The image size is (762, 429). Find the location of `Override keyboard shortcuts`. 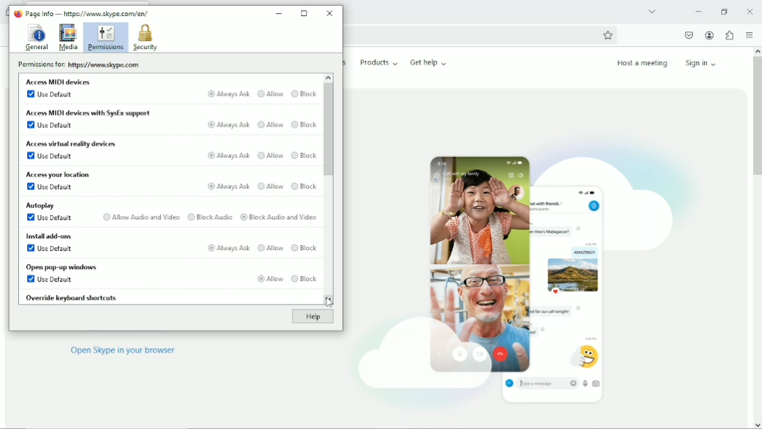

Override keyboard shortcuts is located at coordinates (73, 298).